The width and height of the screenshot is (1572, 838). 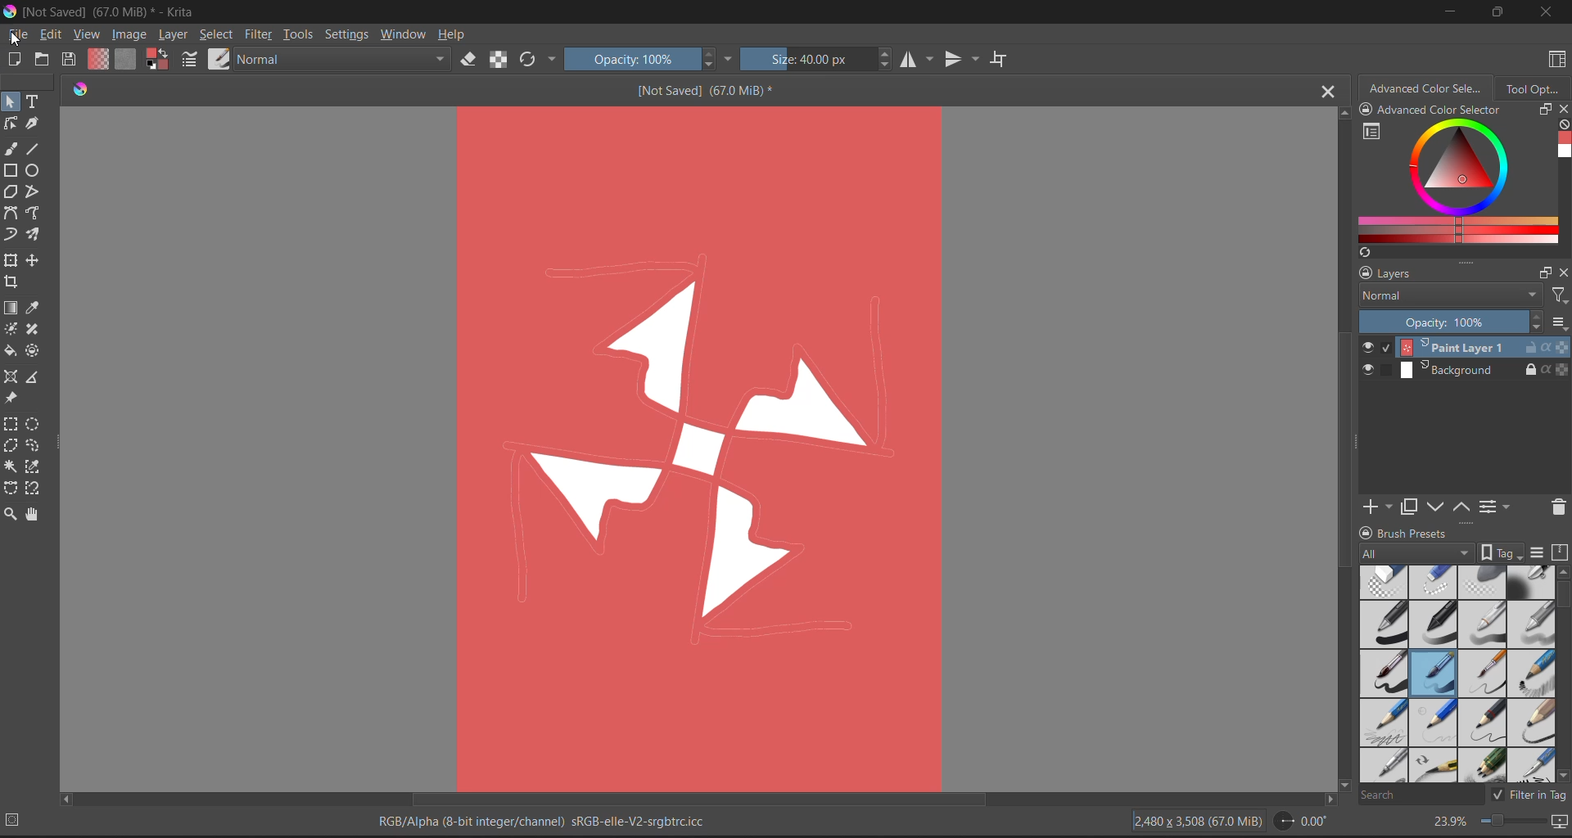 What do you see at coordinates (1429, 91) in the screenshot?
I see `advanced color selector` at bounding box center [1429, 91].